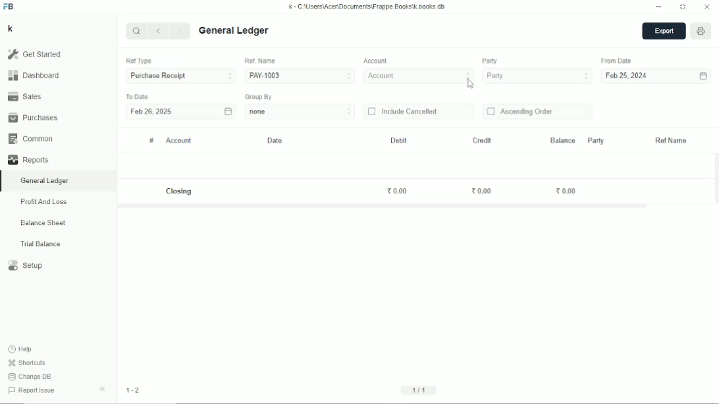  Describe the element at coordinates (43, 202) in the screenshot. I see `Profit and loss` at that location.